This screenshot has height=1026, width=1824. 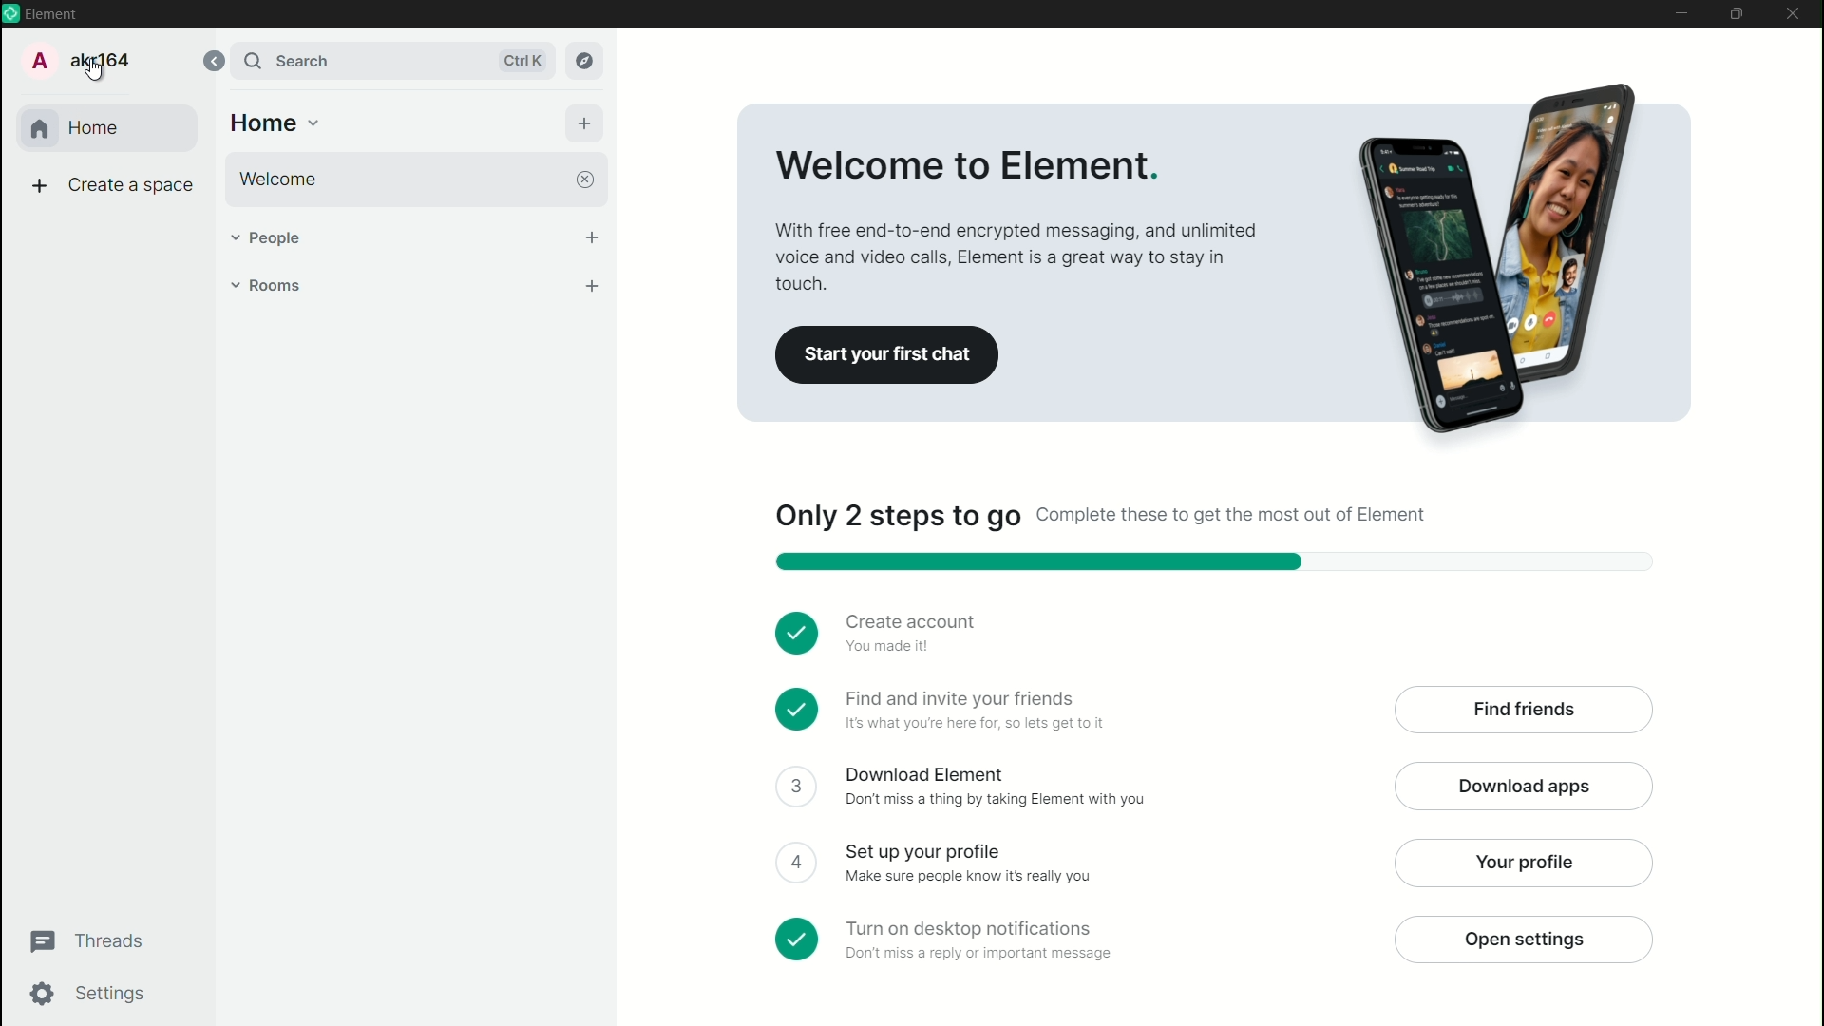 I want to click on Welcome to element., so click(x=963, y=167).